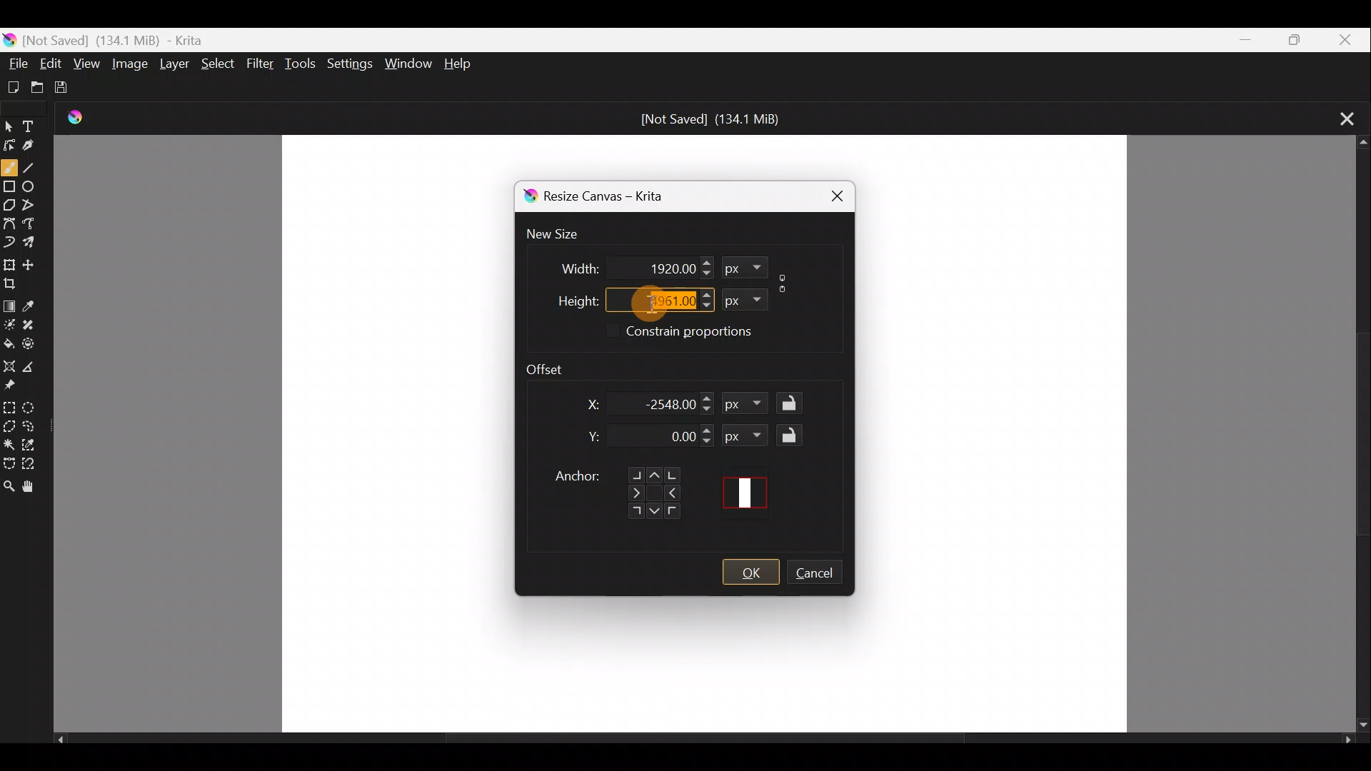 This screenshot has height=771, width=1371. I want to click on Freehand selection tool, so click(34, 423).